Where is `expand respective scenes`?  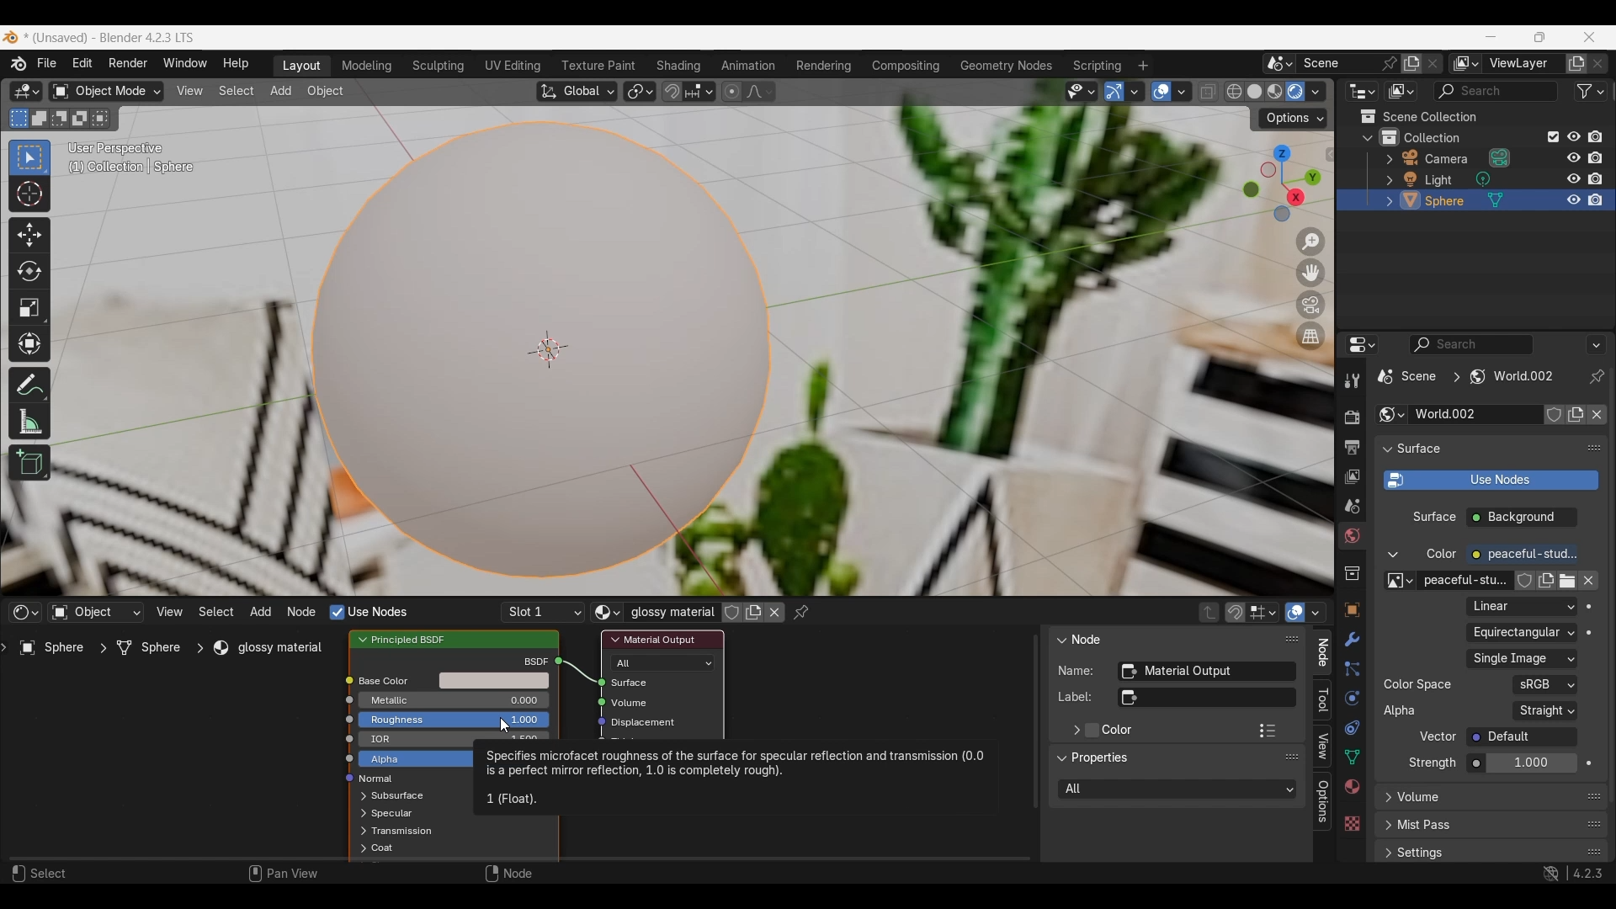
expand respective scenes is located at coordinates (1383, 827).